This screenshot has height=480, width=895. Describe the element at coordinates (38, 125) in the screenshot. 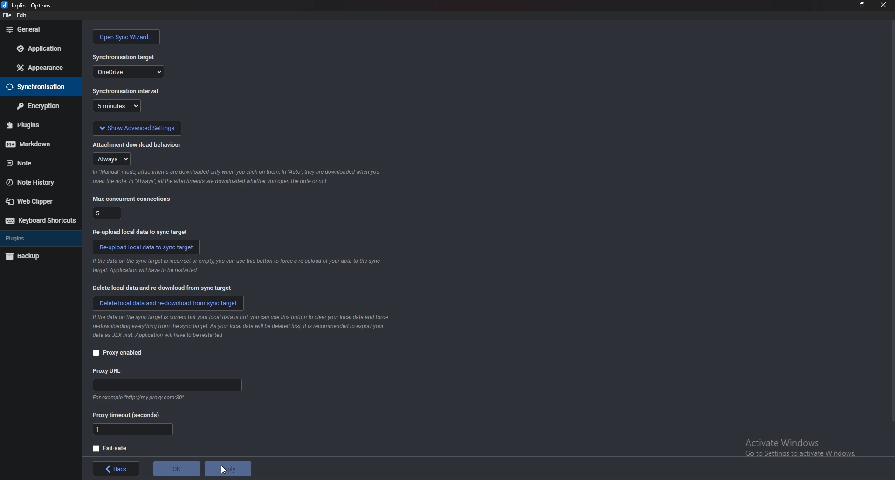

I see `plugins` at that location.